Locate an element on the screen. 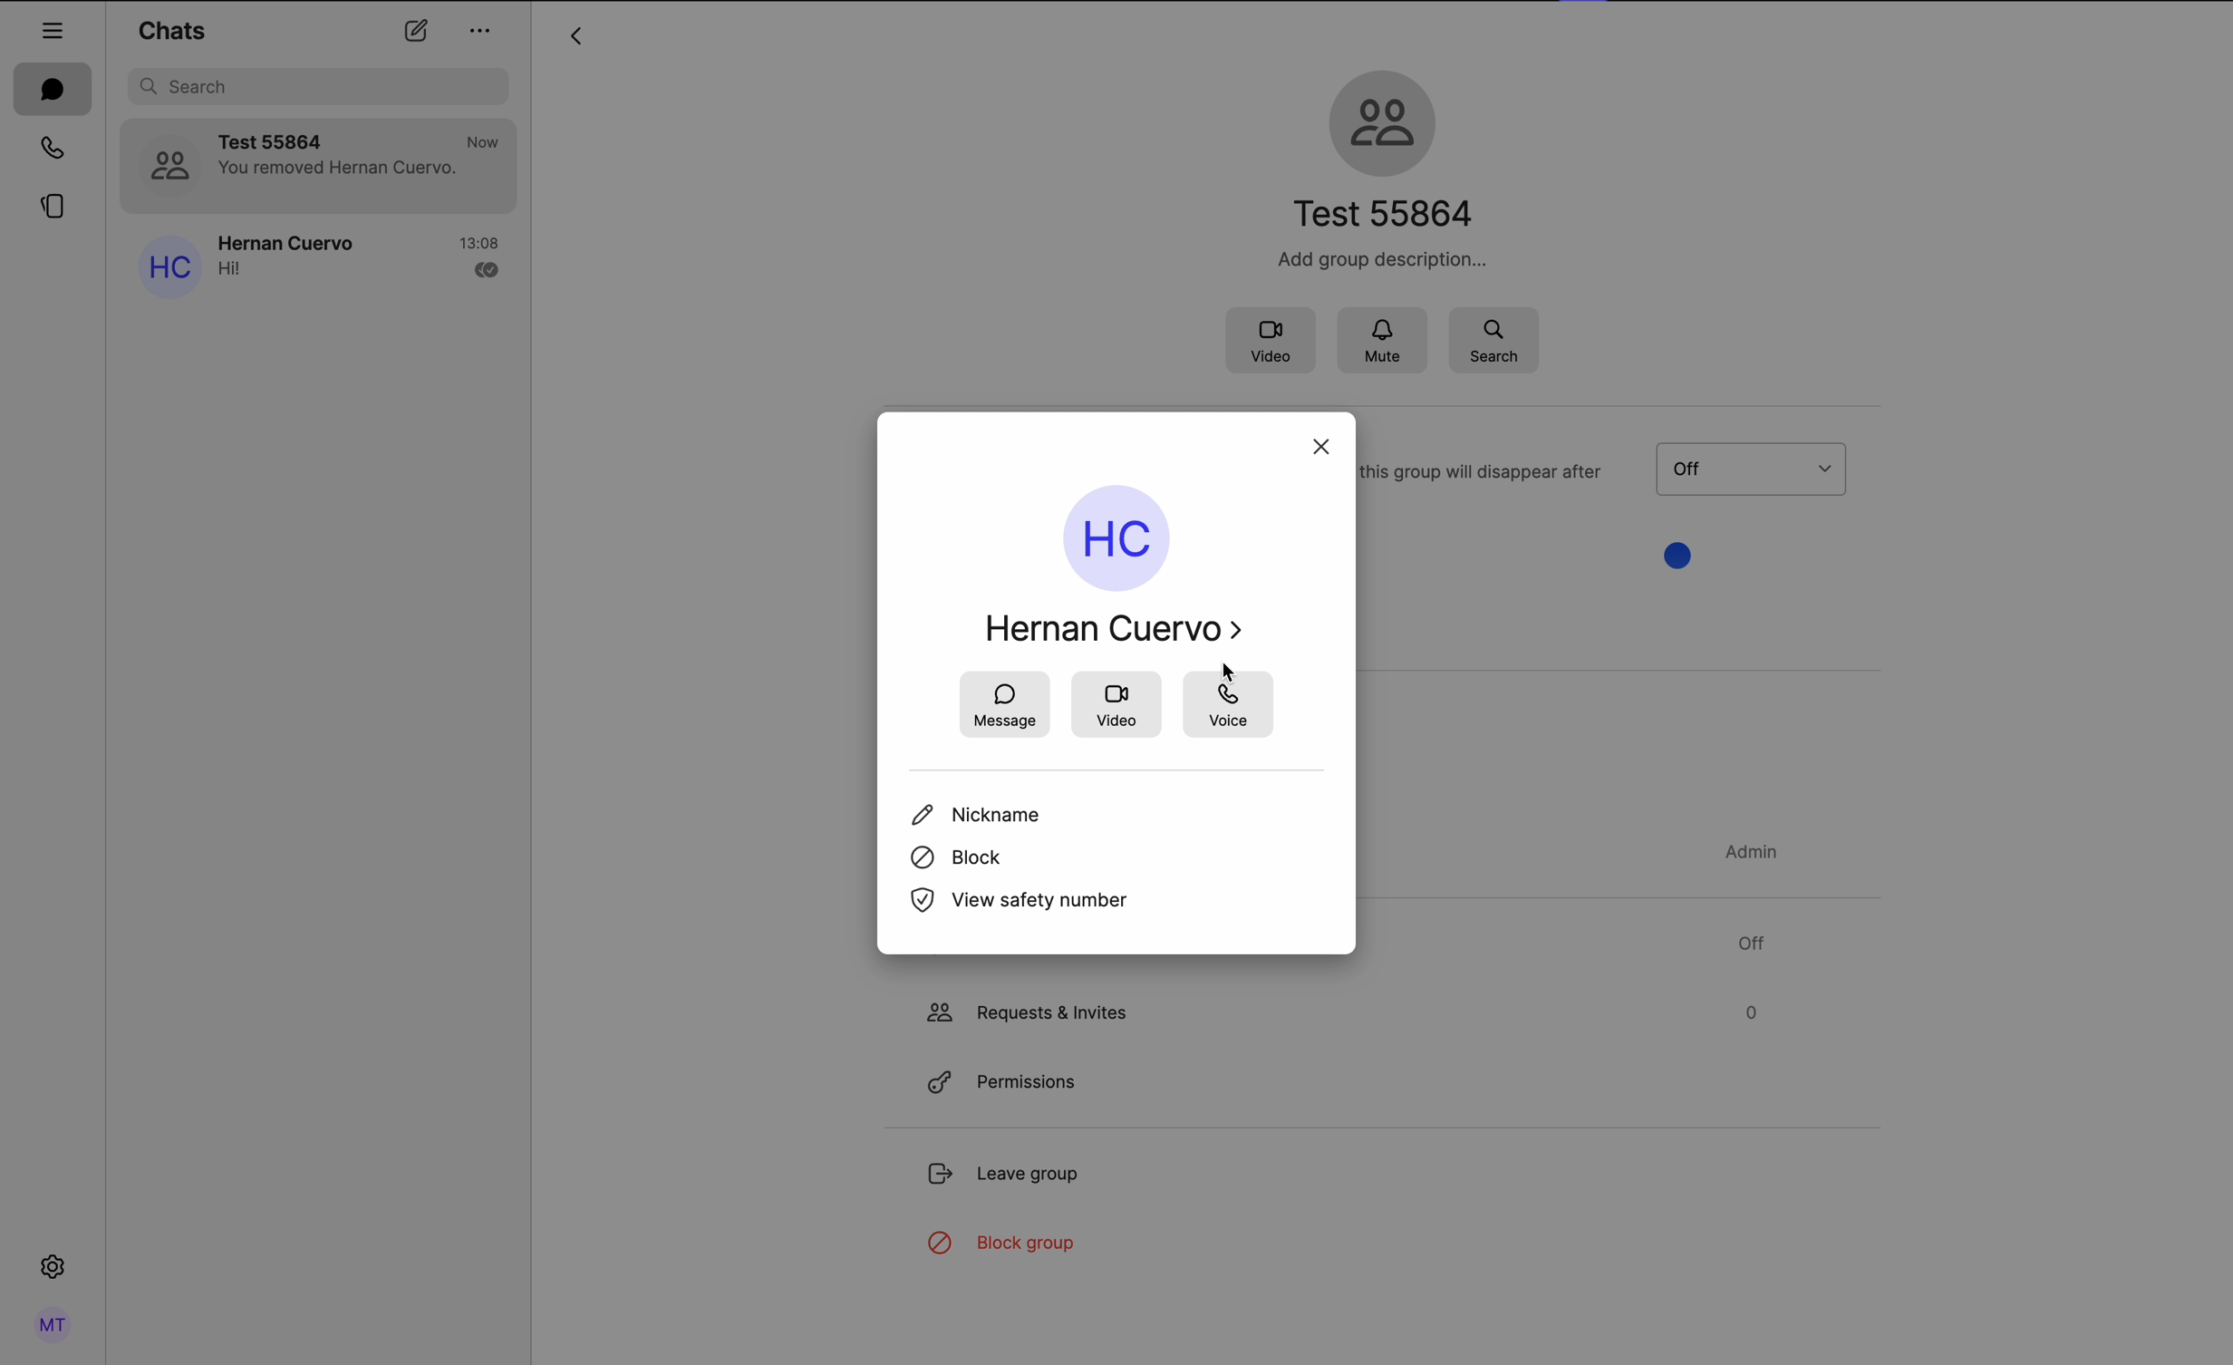  video button is located at coordinates (1116, 707).